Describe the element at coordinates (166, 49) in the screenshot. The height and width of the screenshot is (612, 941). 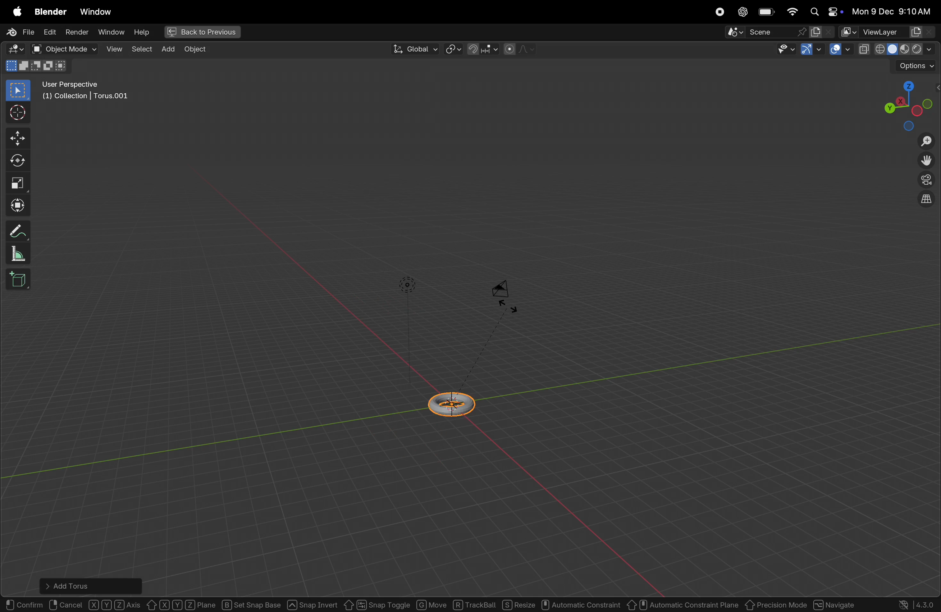
I see `add` at that location.